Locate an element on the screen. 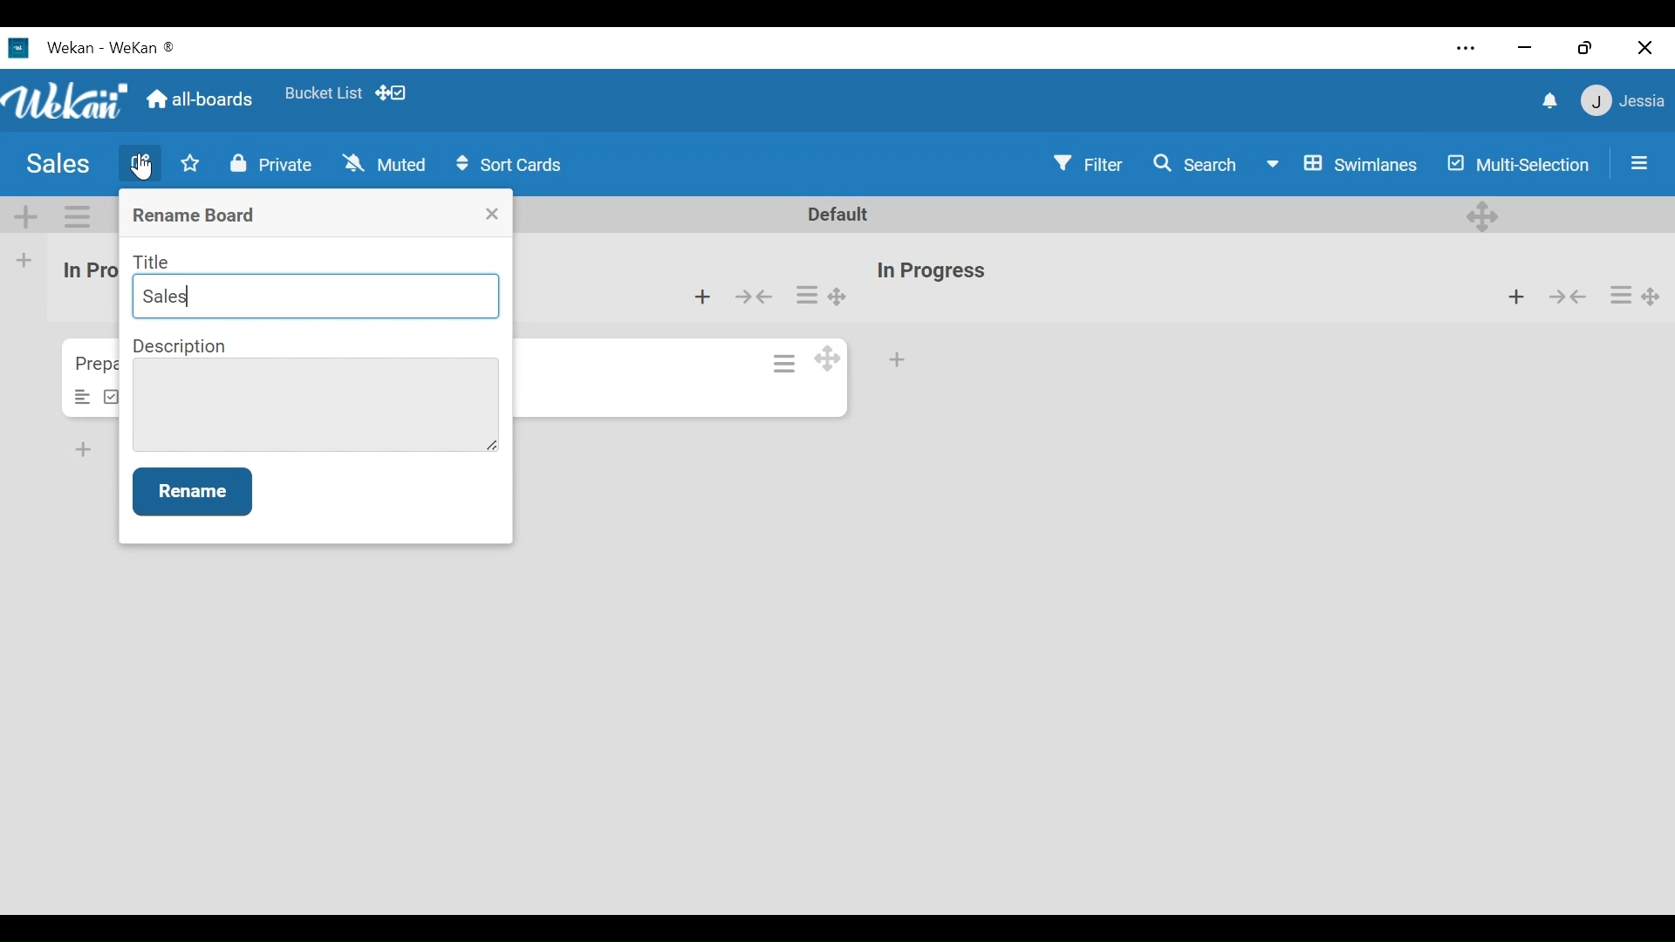 The height and width of the screenshot is (942, 1675). Multi Selection is located at coordinates (1520, 167).